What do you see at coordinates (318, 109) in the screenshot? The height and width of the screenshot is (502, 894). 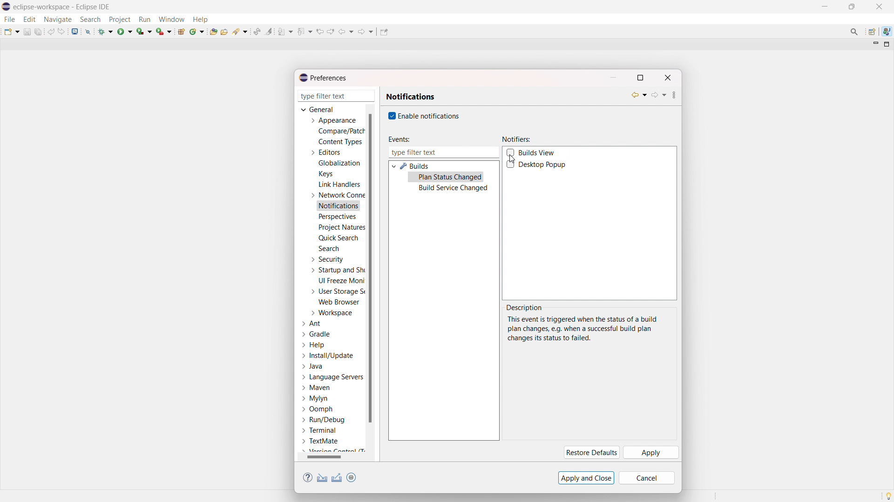 I see `general` at bounding box center [318, 109].